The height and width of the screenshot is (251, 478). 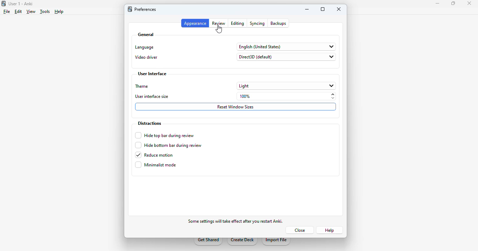 I want to click on English(United States), so click(x=286, y=47).